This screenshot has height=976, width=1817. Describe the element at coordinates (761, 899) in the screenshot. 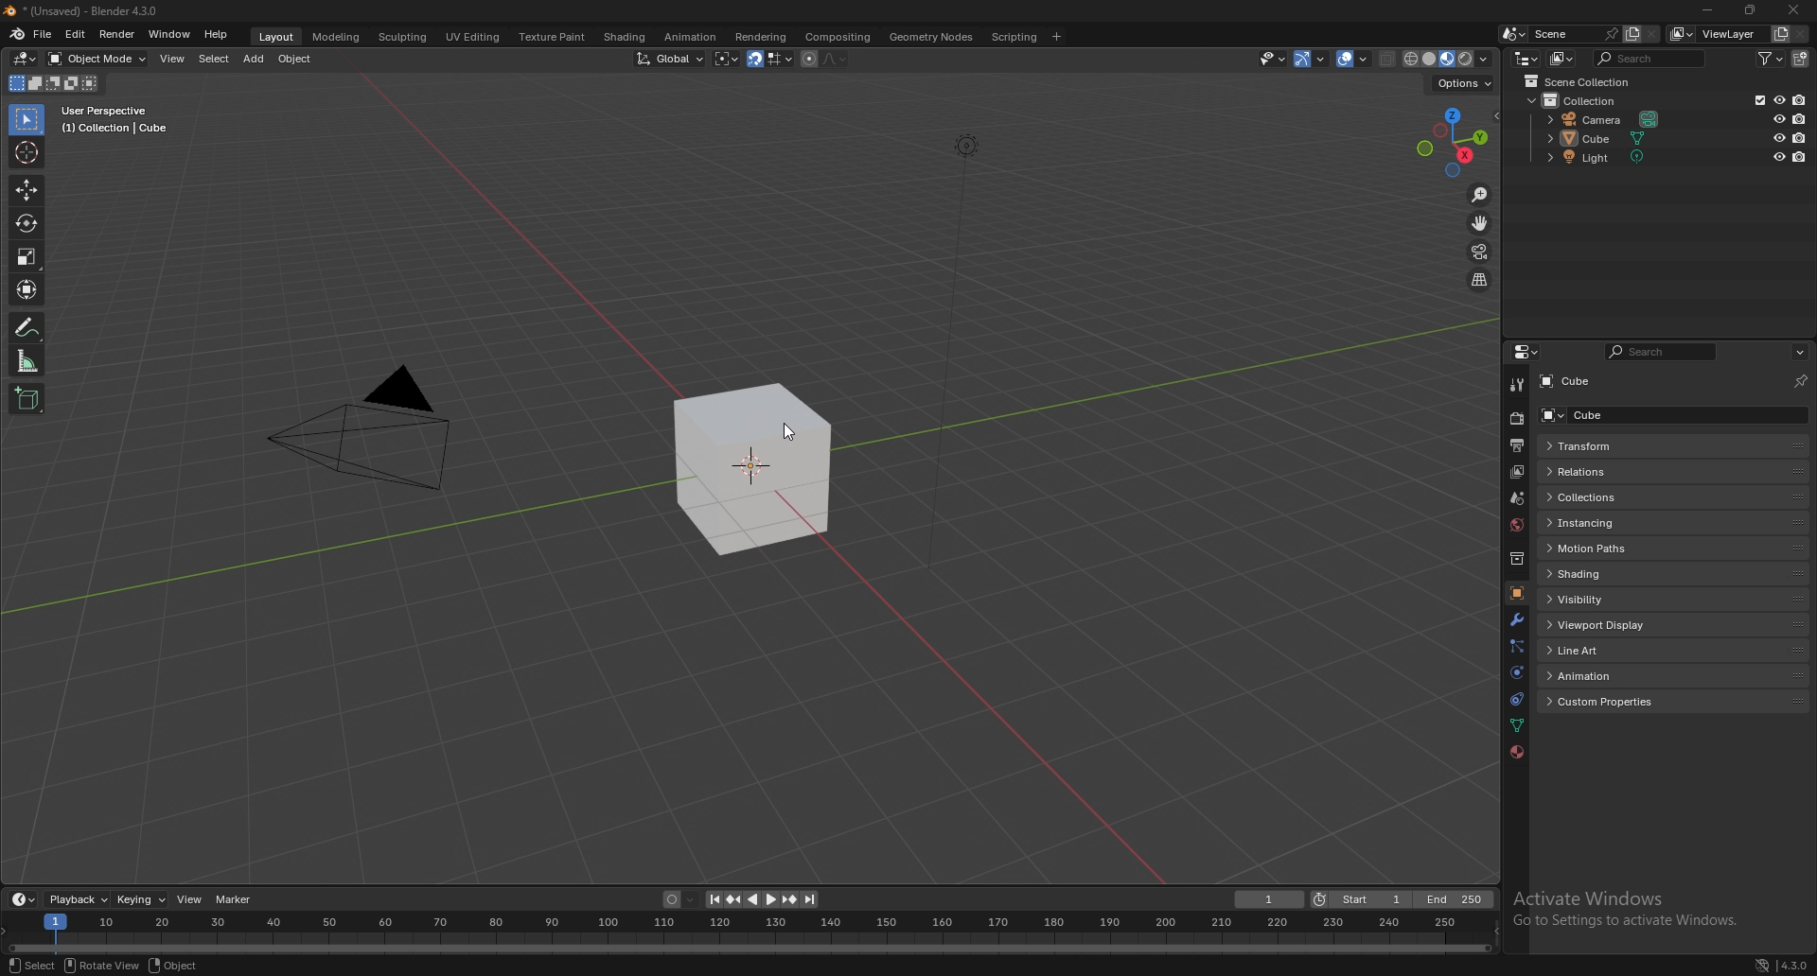

I see `play animation` at that location.